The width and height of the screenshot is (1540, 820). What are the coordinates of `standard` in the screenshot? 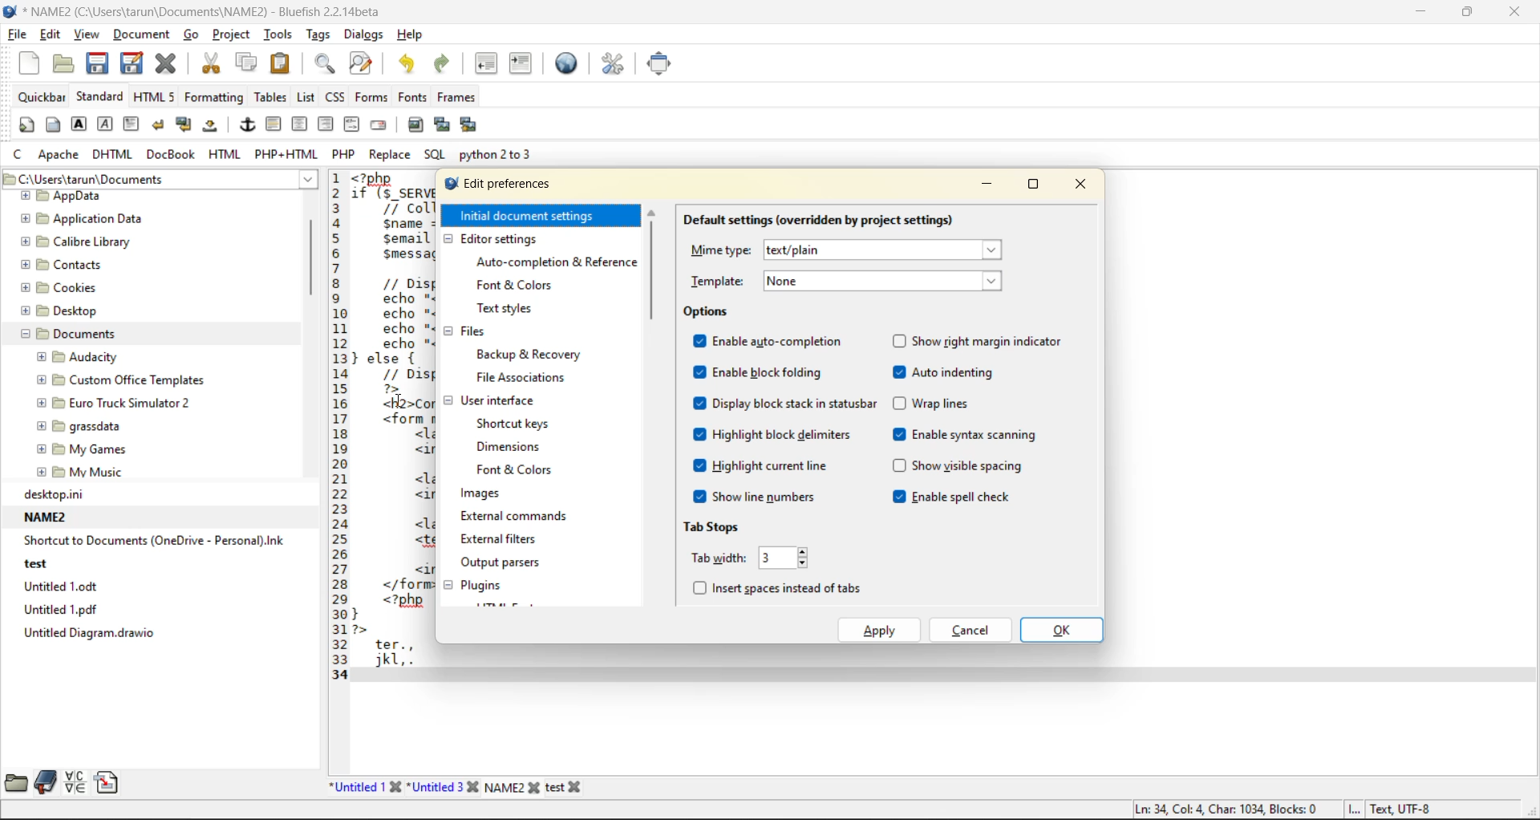 It's located at (102, 97).